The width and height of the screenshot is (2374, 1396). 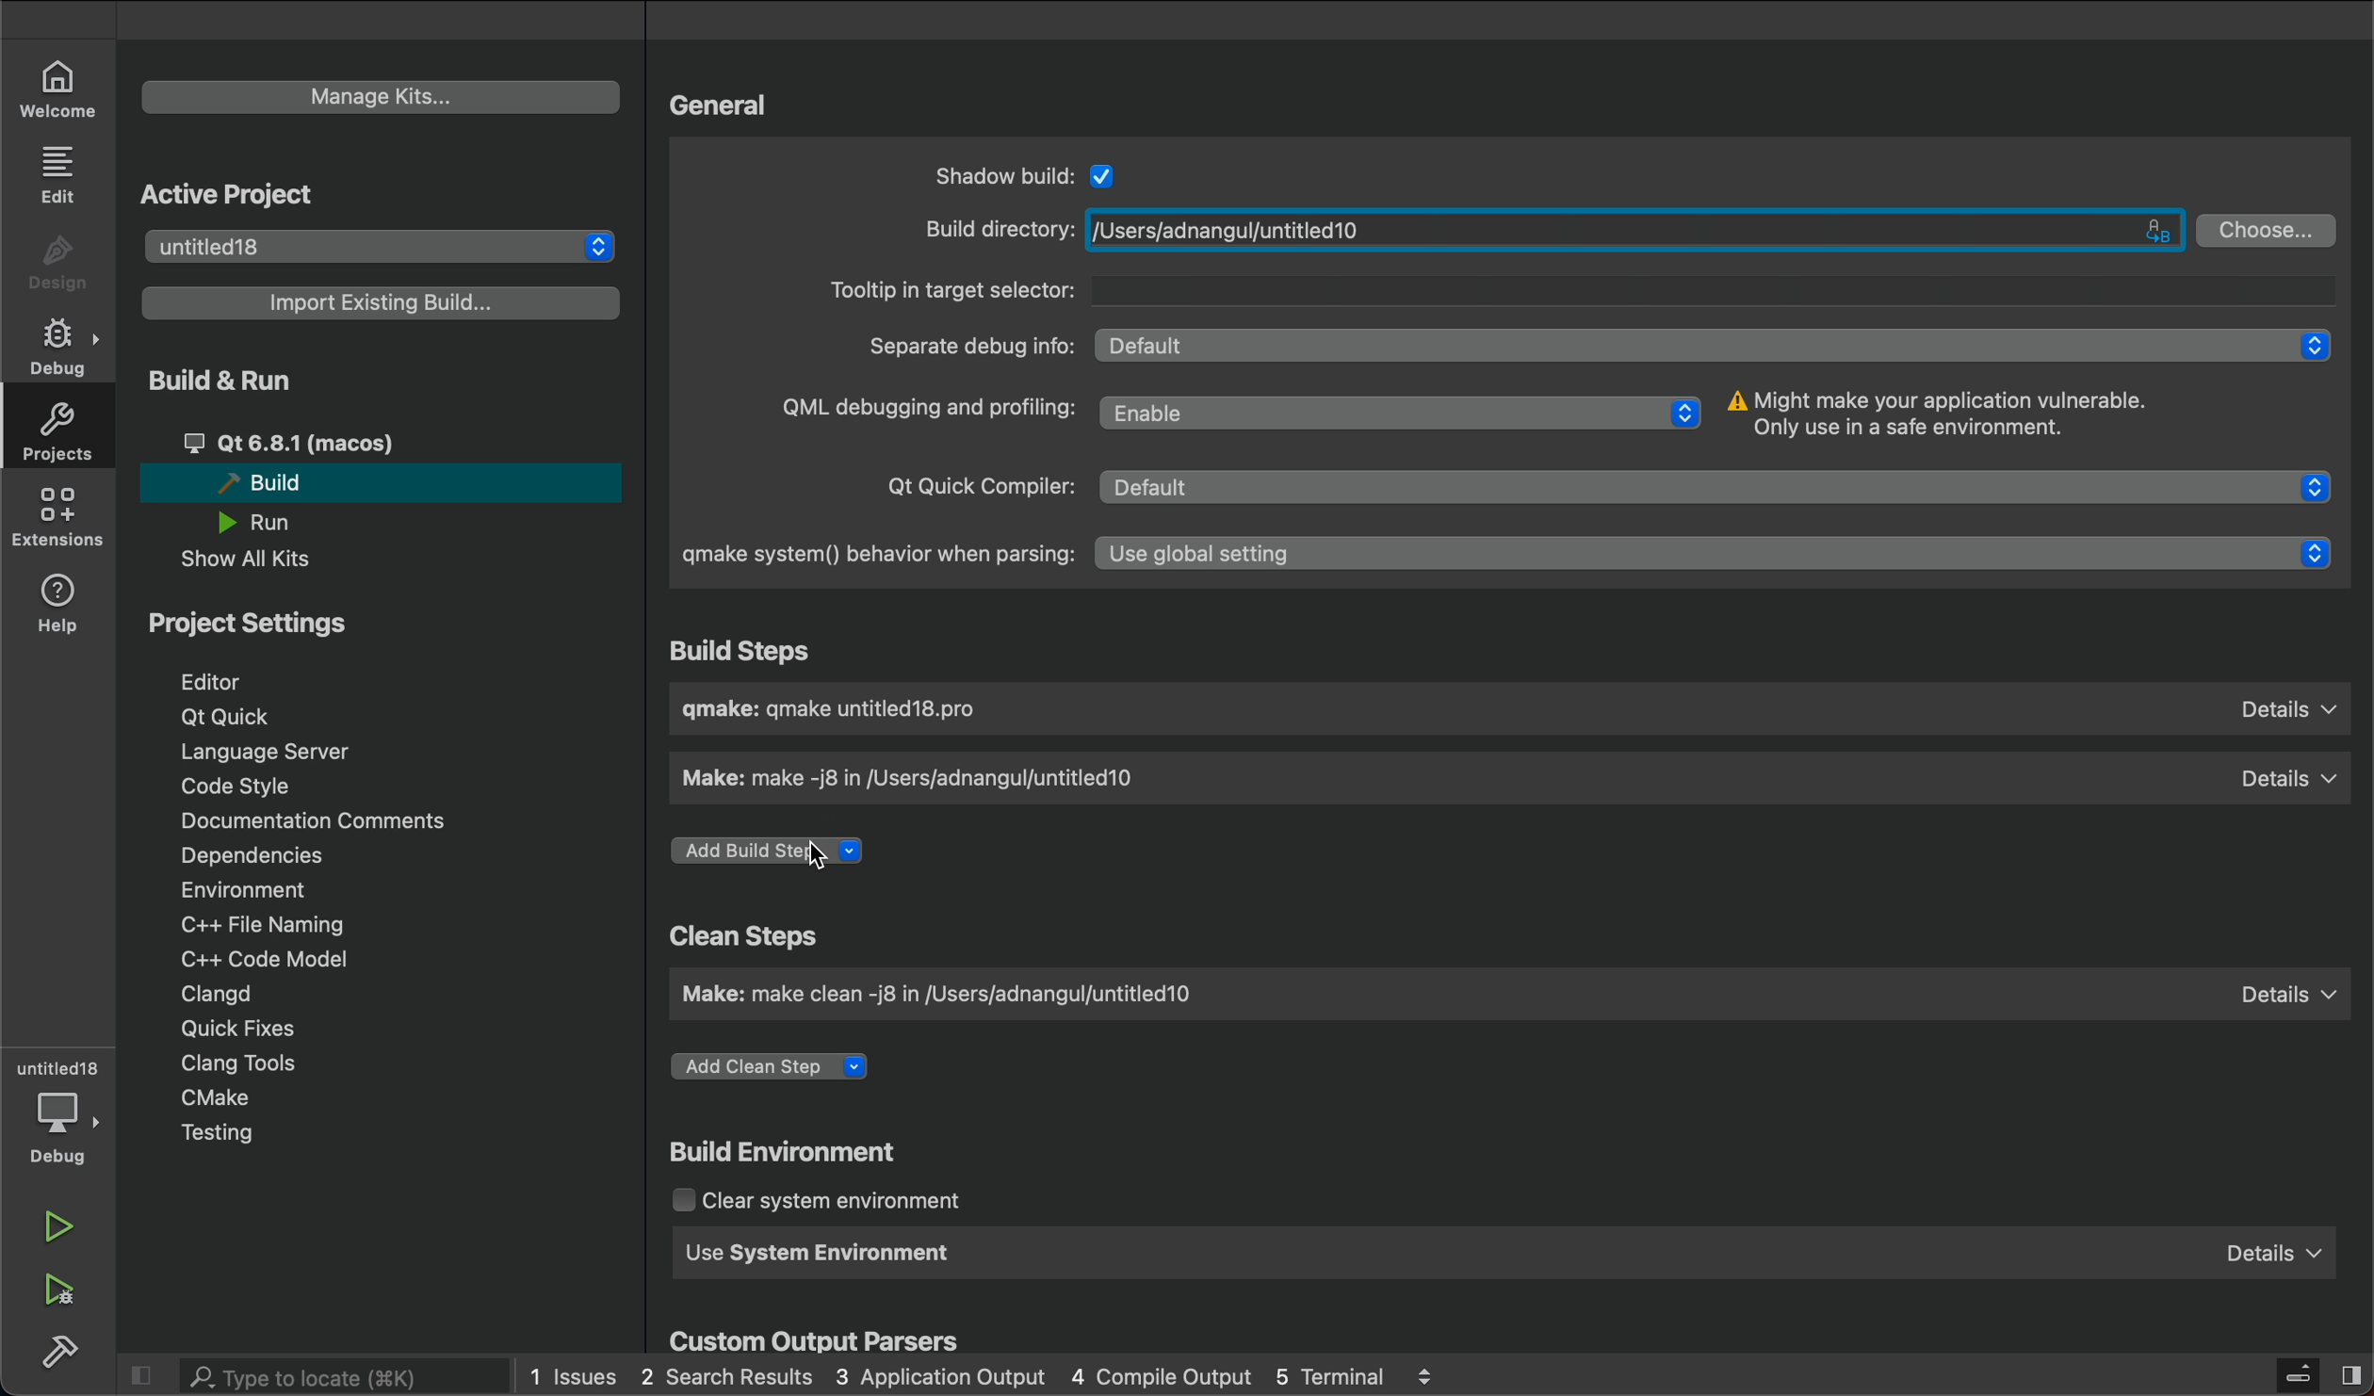 I want to click on Build, so click(x=255, y=483).